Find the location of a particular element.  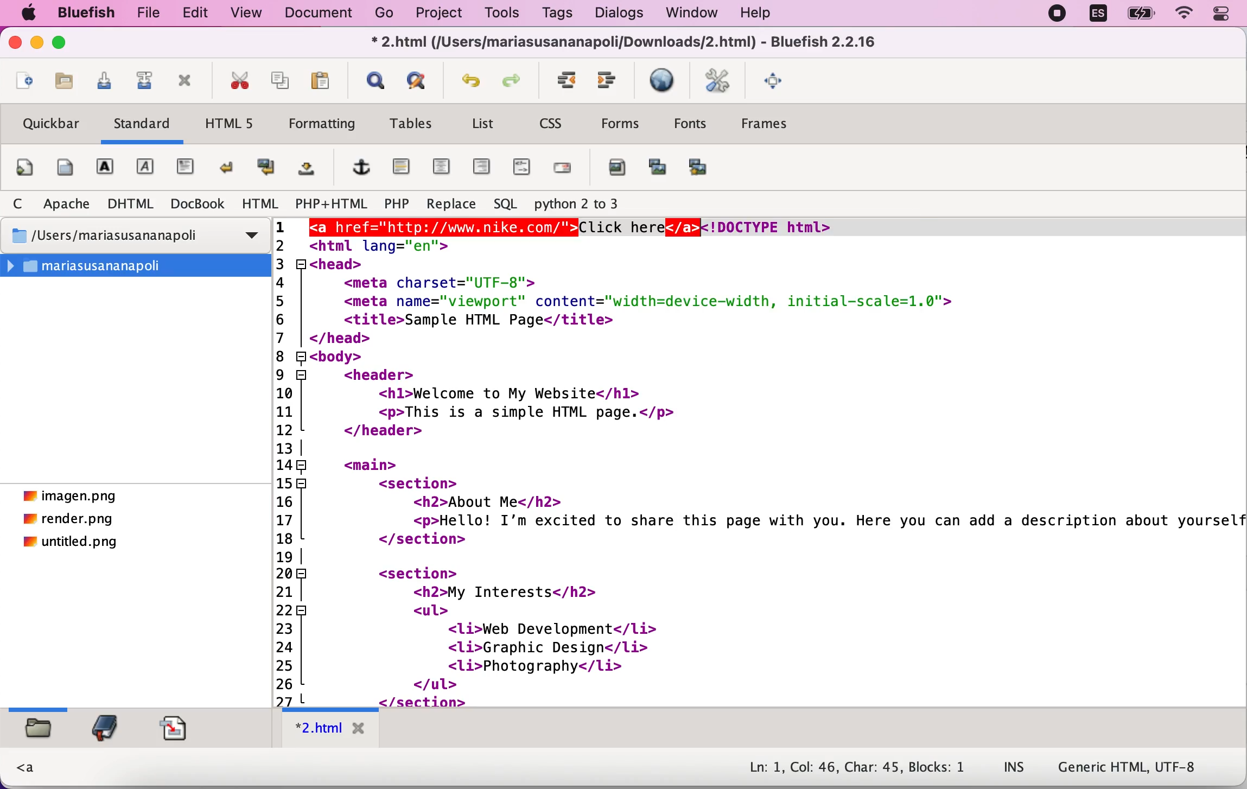

minimize is located at coordinates (37, 44).